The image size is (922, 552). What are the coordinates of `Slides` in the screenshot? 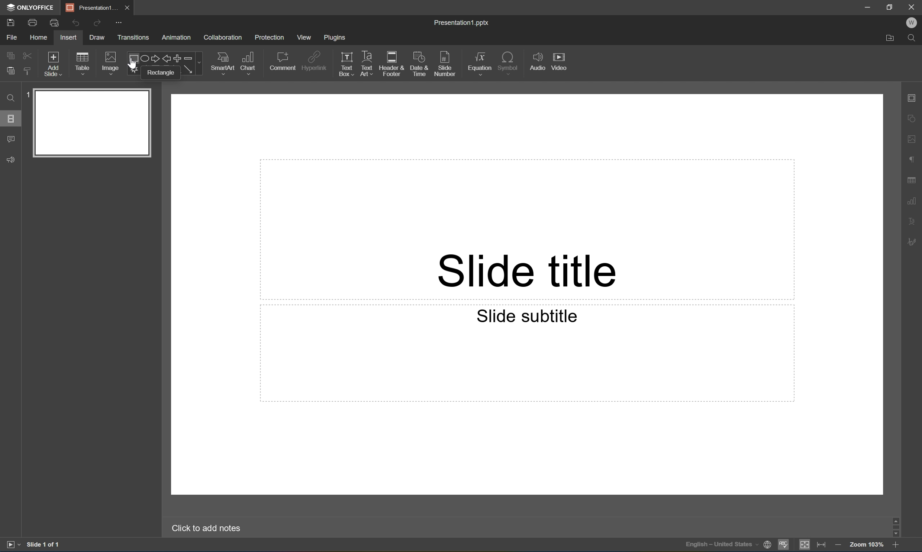 It's located at (10, 118).